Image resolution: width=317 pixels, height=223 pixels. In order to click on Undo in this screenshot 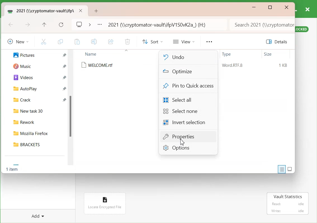, I will do `click(184, 57)`.